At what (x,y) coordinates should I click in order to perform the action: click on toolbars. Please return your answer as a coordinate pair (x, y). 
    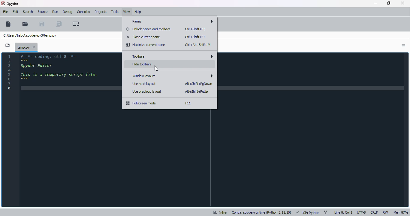
    Looking at the image, I should click on (172, 56).